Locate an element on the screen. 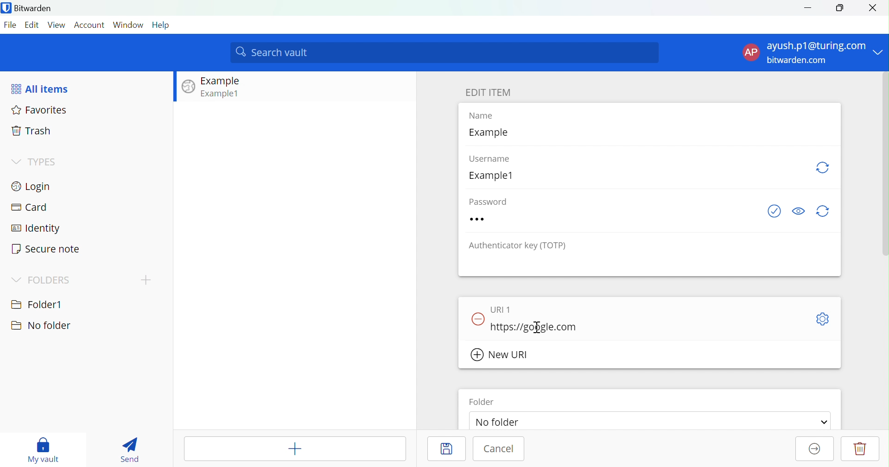  Window is located at coordinates (128, 25).